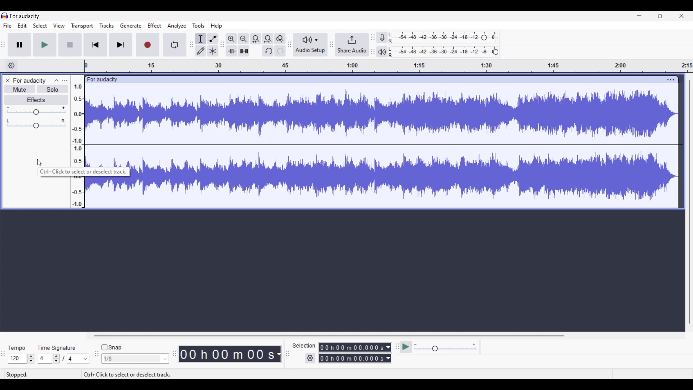 Image resolution: width=693 pixels, height=390 pixels. What do you see at coordinates (226, 354) in the screenshot?
I see `Current duration of track` at bounding box center [226, 354].